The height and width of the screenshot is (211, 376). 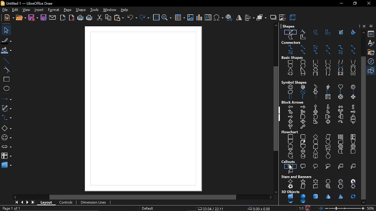 I want to click on pentagon, so click(x=328, y=70).